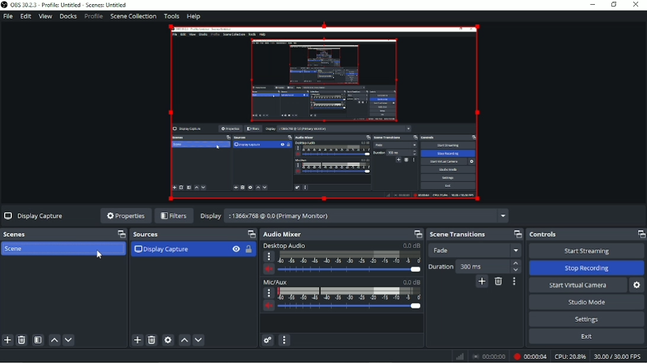 This screenshot has height=363, width=647. What do you see at coordinates (25, 17) in the screenshot?
I see `Edit` at bounding box center [25, 17].